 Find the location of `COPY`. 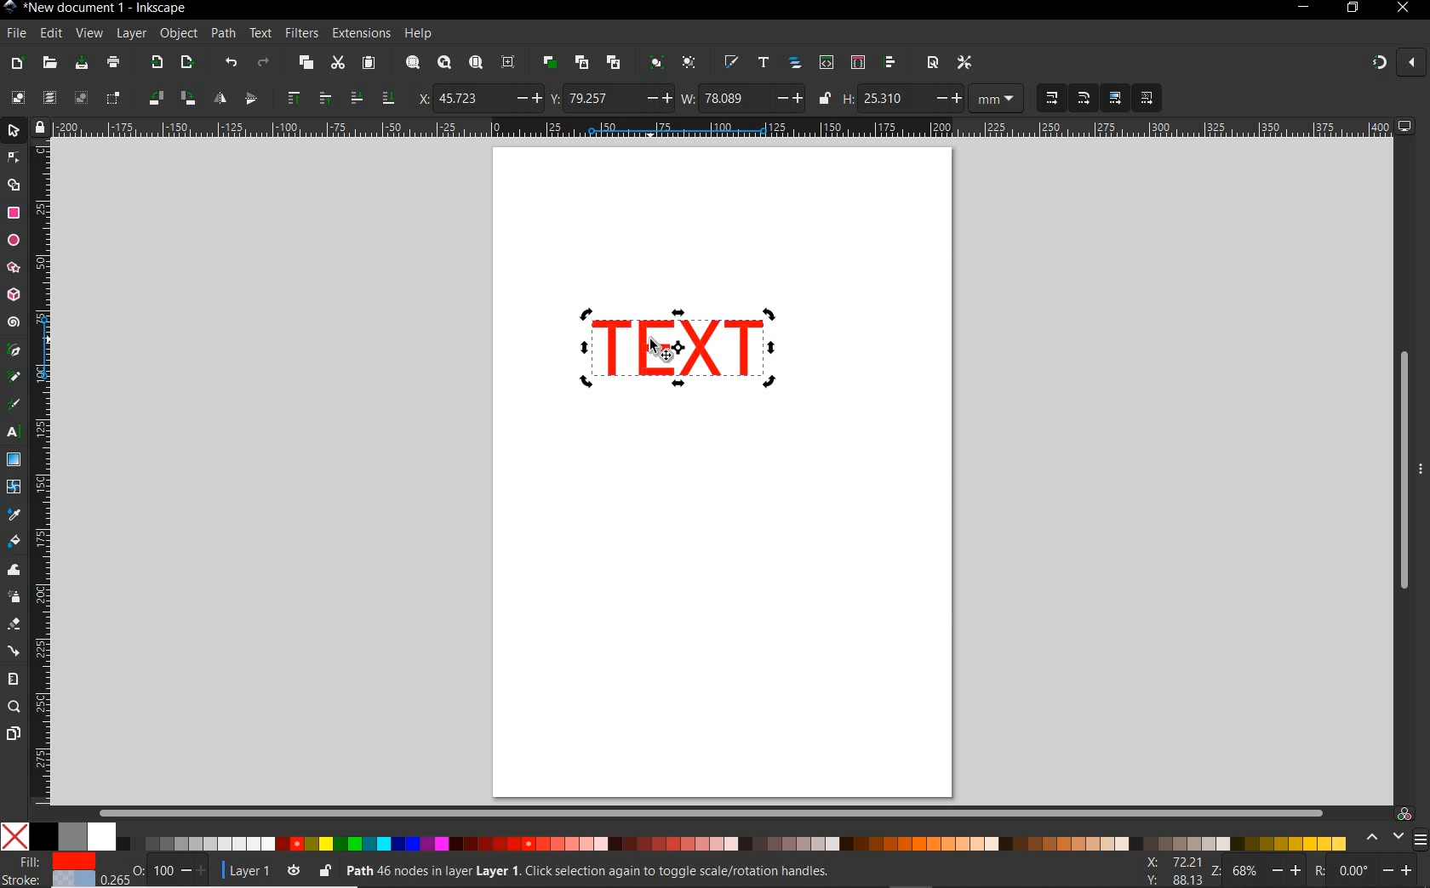

COPY is located at coordinates (306, 63).